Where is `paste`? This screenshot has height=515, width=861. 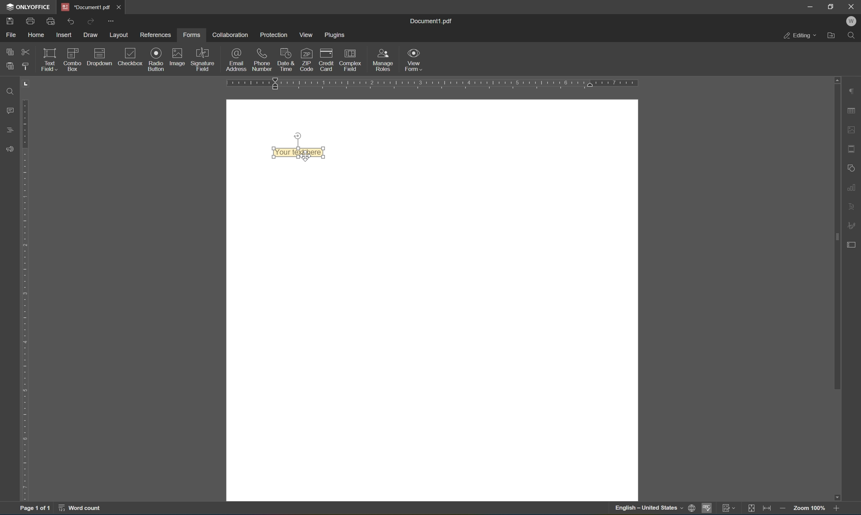 paste is located at coordinates (11, 66).